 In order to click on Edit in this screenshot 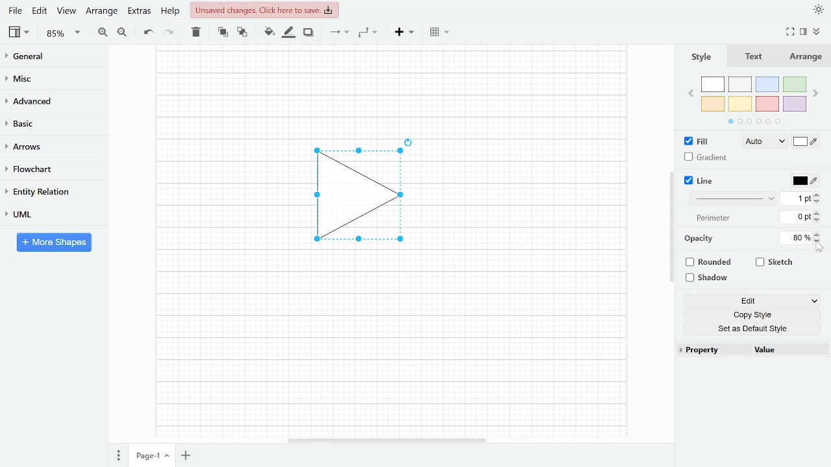, I will do `click(40, 10)`.